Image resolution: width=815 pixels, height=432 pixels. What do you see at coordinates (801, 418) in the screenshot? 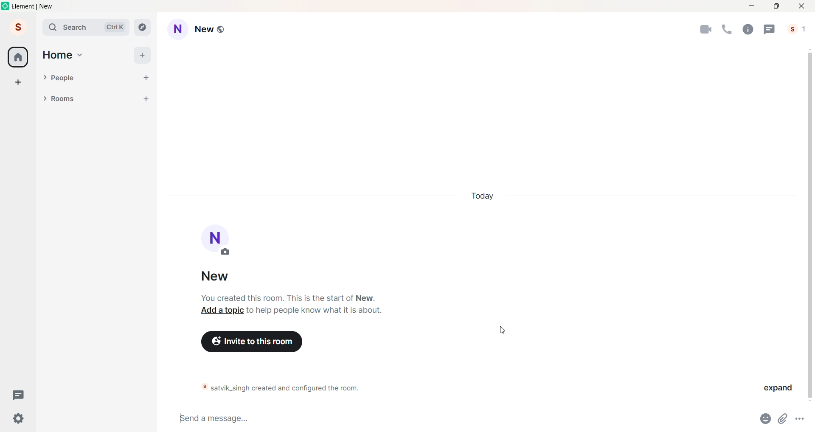
I see `More Options` at bounding box center [801, 418].